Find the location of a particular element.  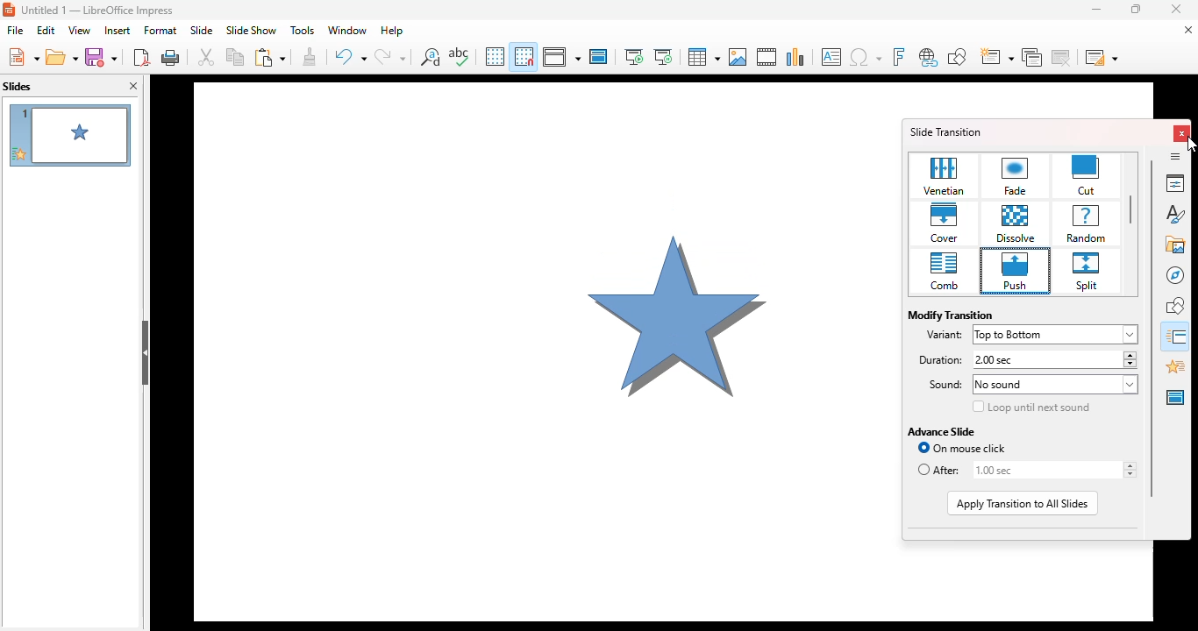

master slide is located at coordinates (599, 56).